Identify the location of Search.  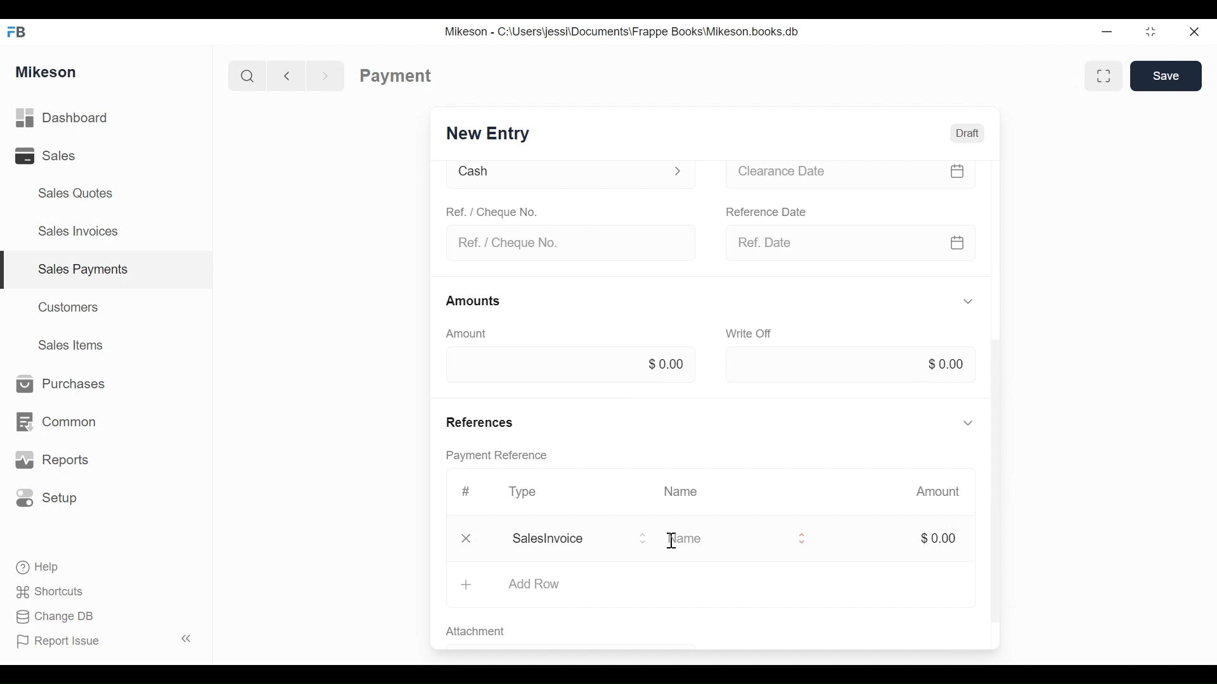
(243, 75).